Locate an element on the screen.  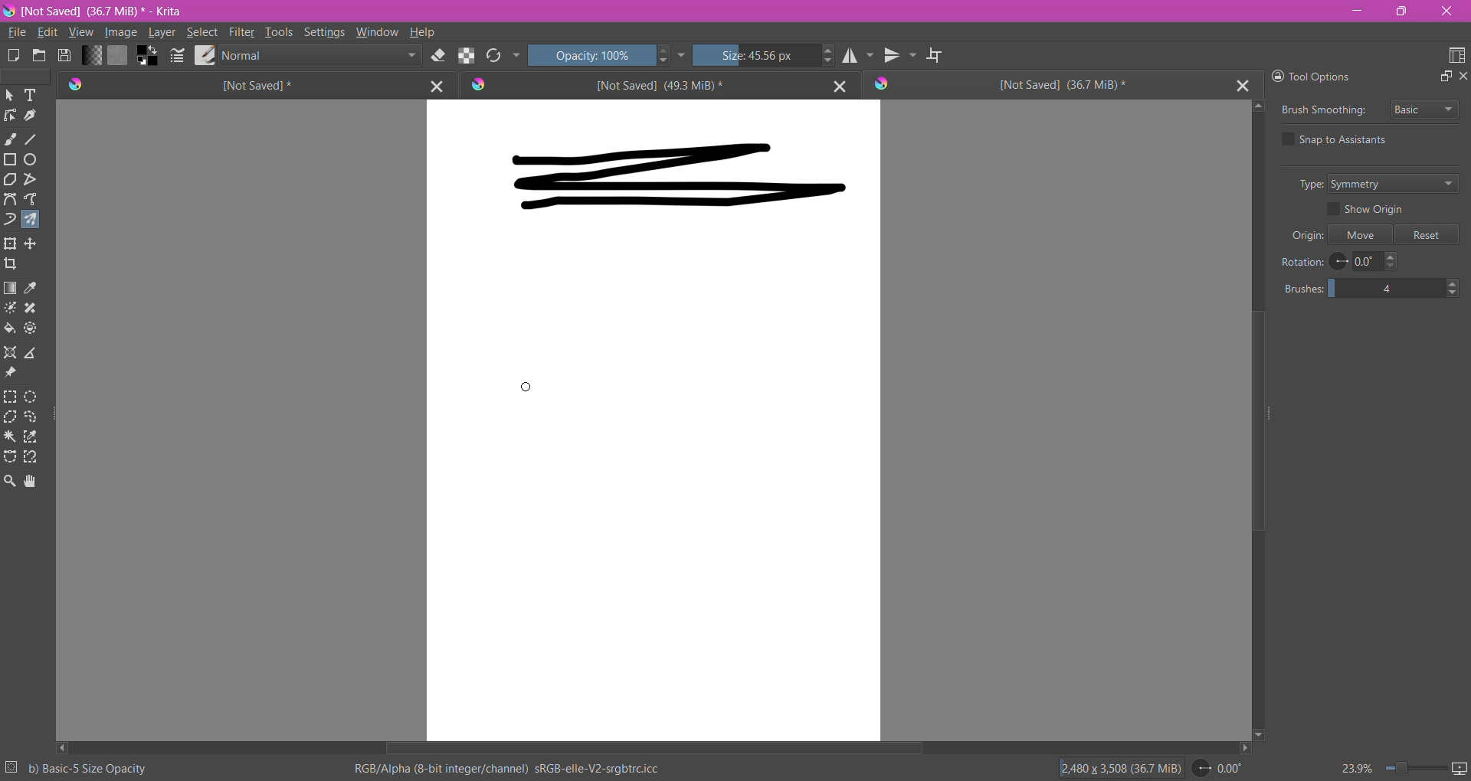
Open and existing Document is located at coordinates (39, 55).